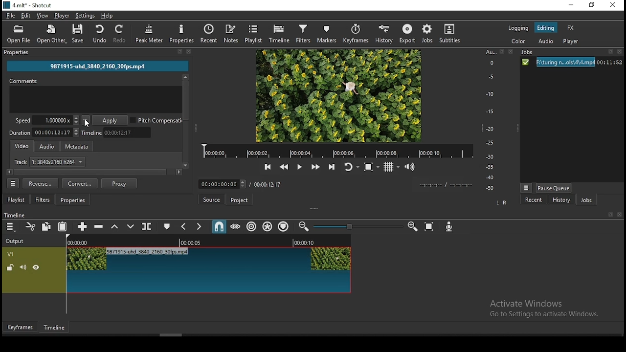  Describe the element at coordinates (283, 226) in the screenshot. I see `ripple markers` at that location.